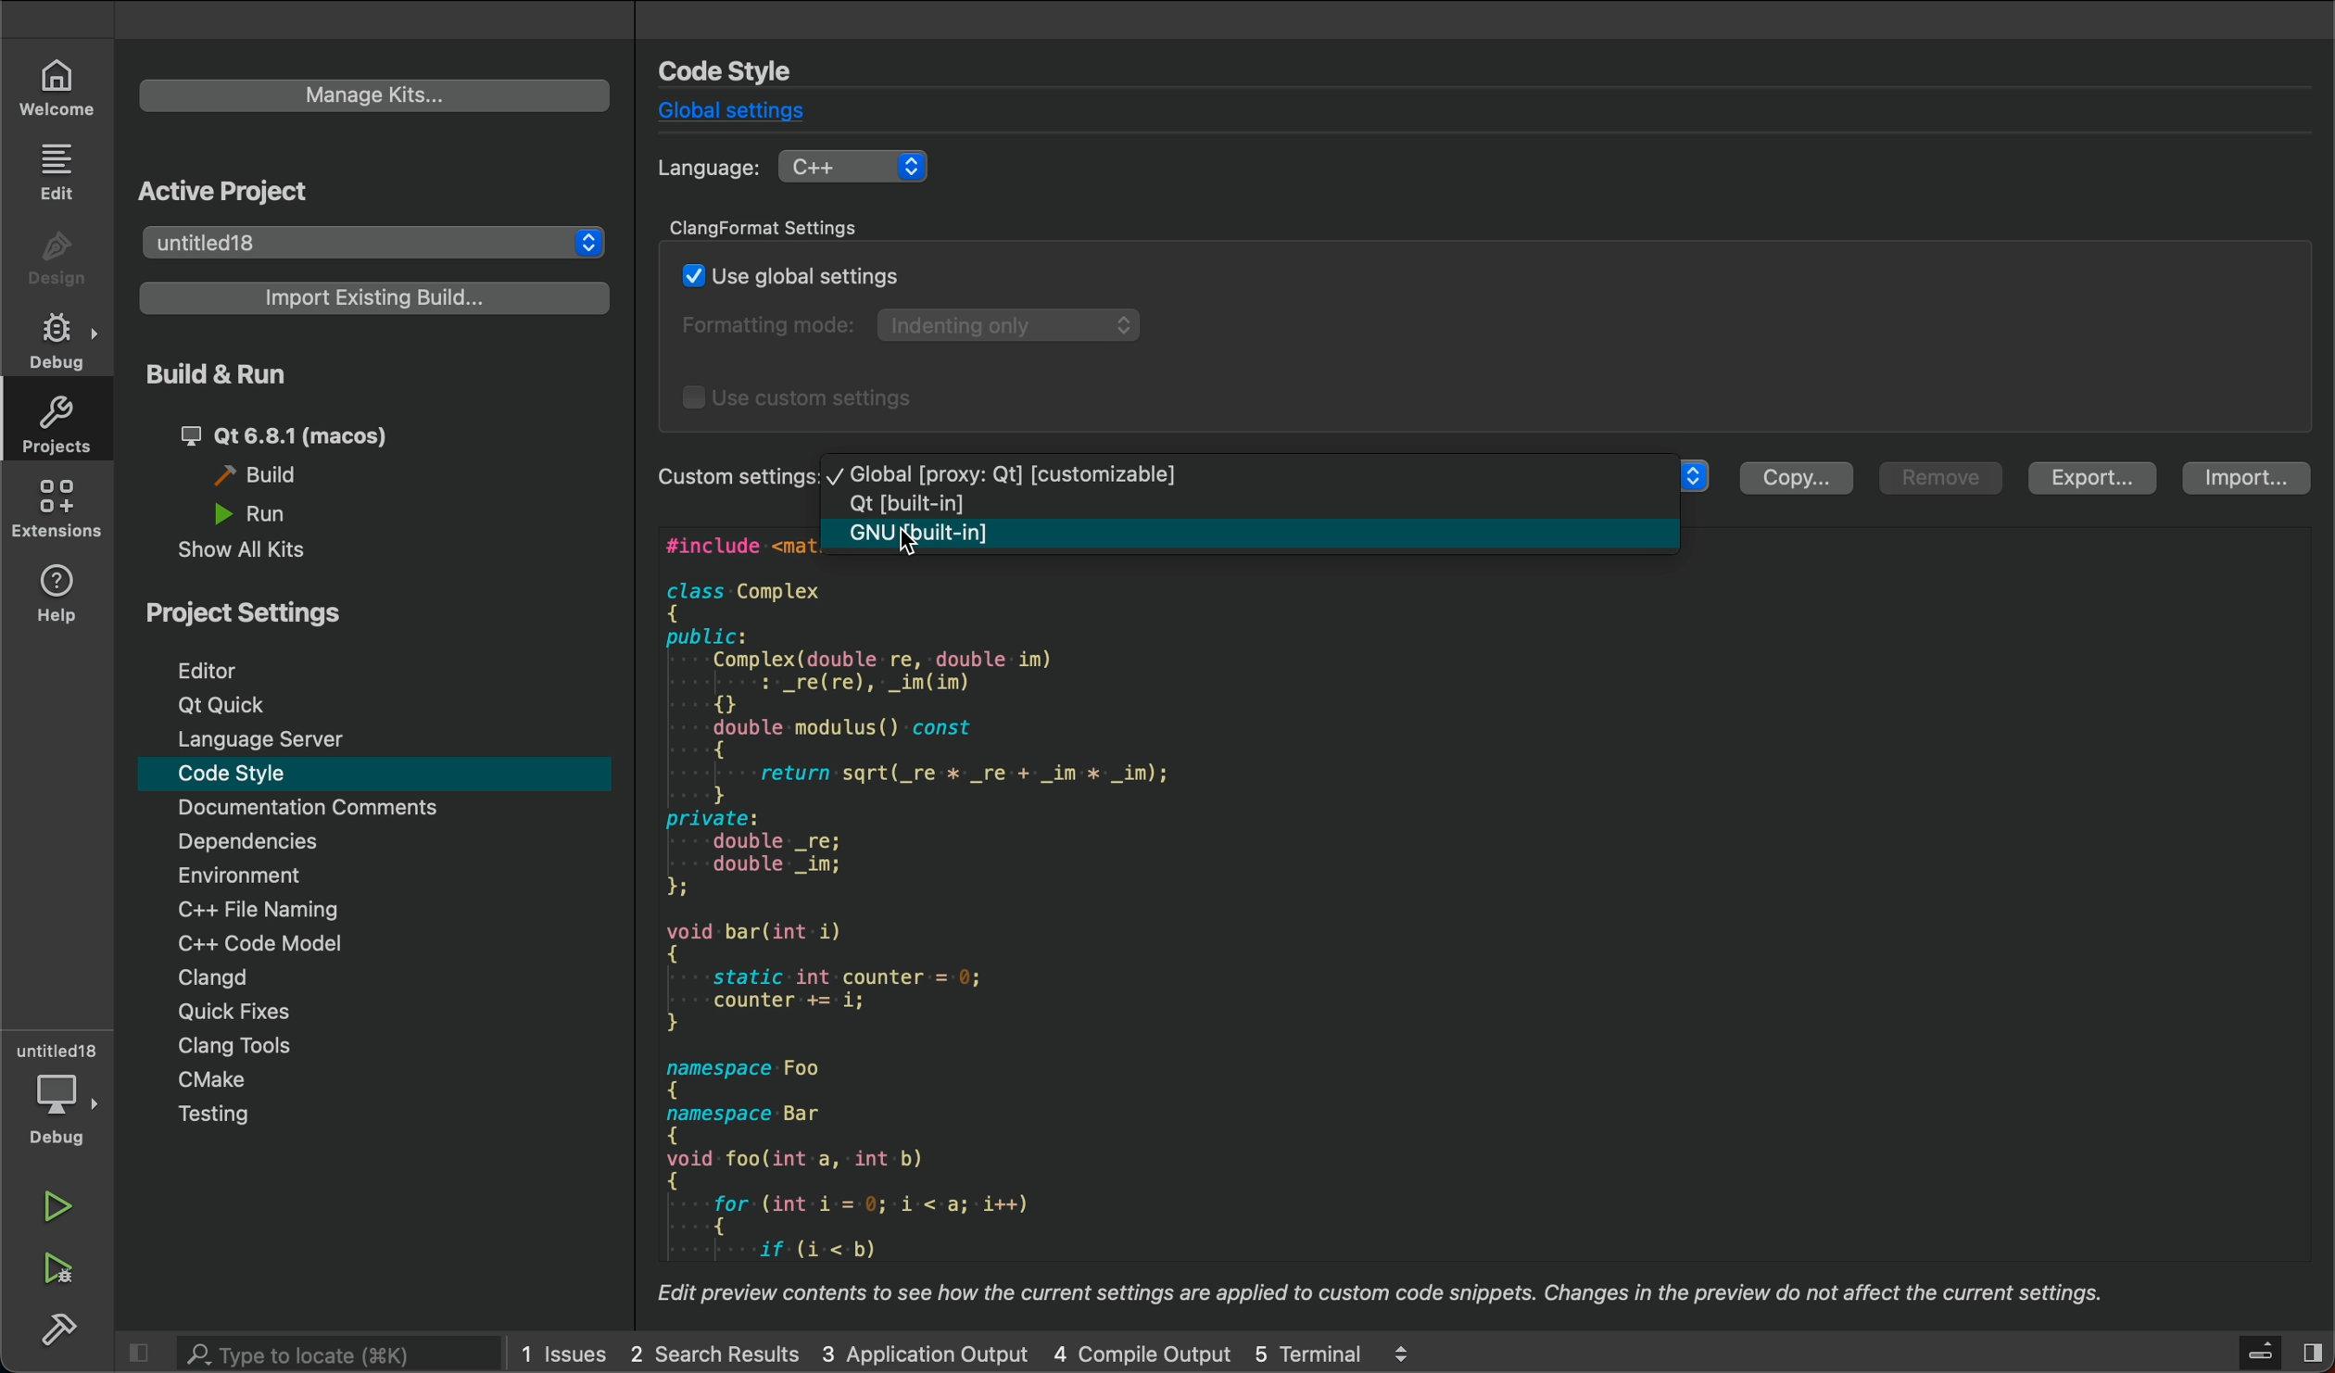  What do you see at coordinates (1012, 472) in the screenshot?
I see `global [proxy: Qt] [customizable]` at bounding box center [1012, 472].